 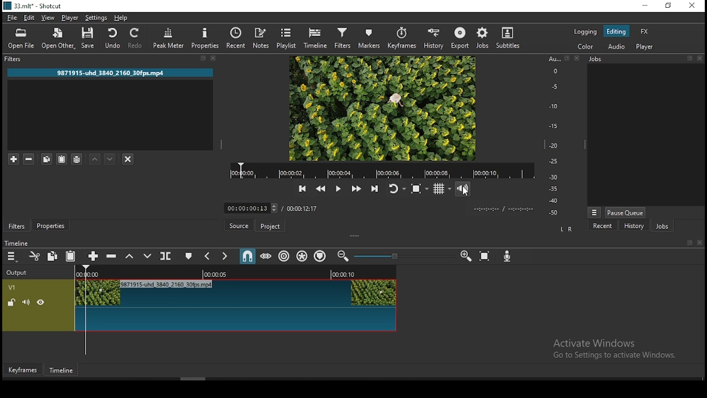 I want to click on bookmark, so click(x=201, y=58).